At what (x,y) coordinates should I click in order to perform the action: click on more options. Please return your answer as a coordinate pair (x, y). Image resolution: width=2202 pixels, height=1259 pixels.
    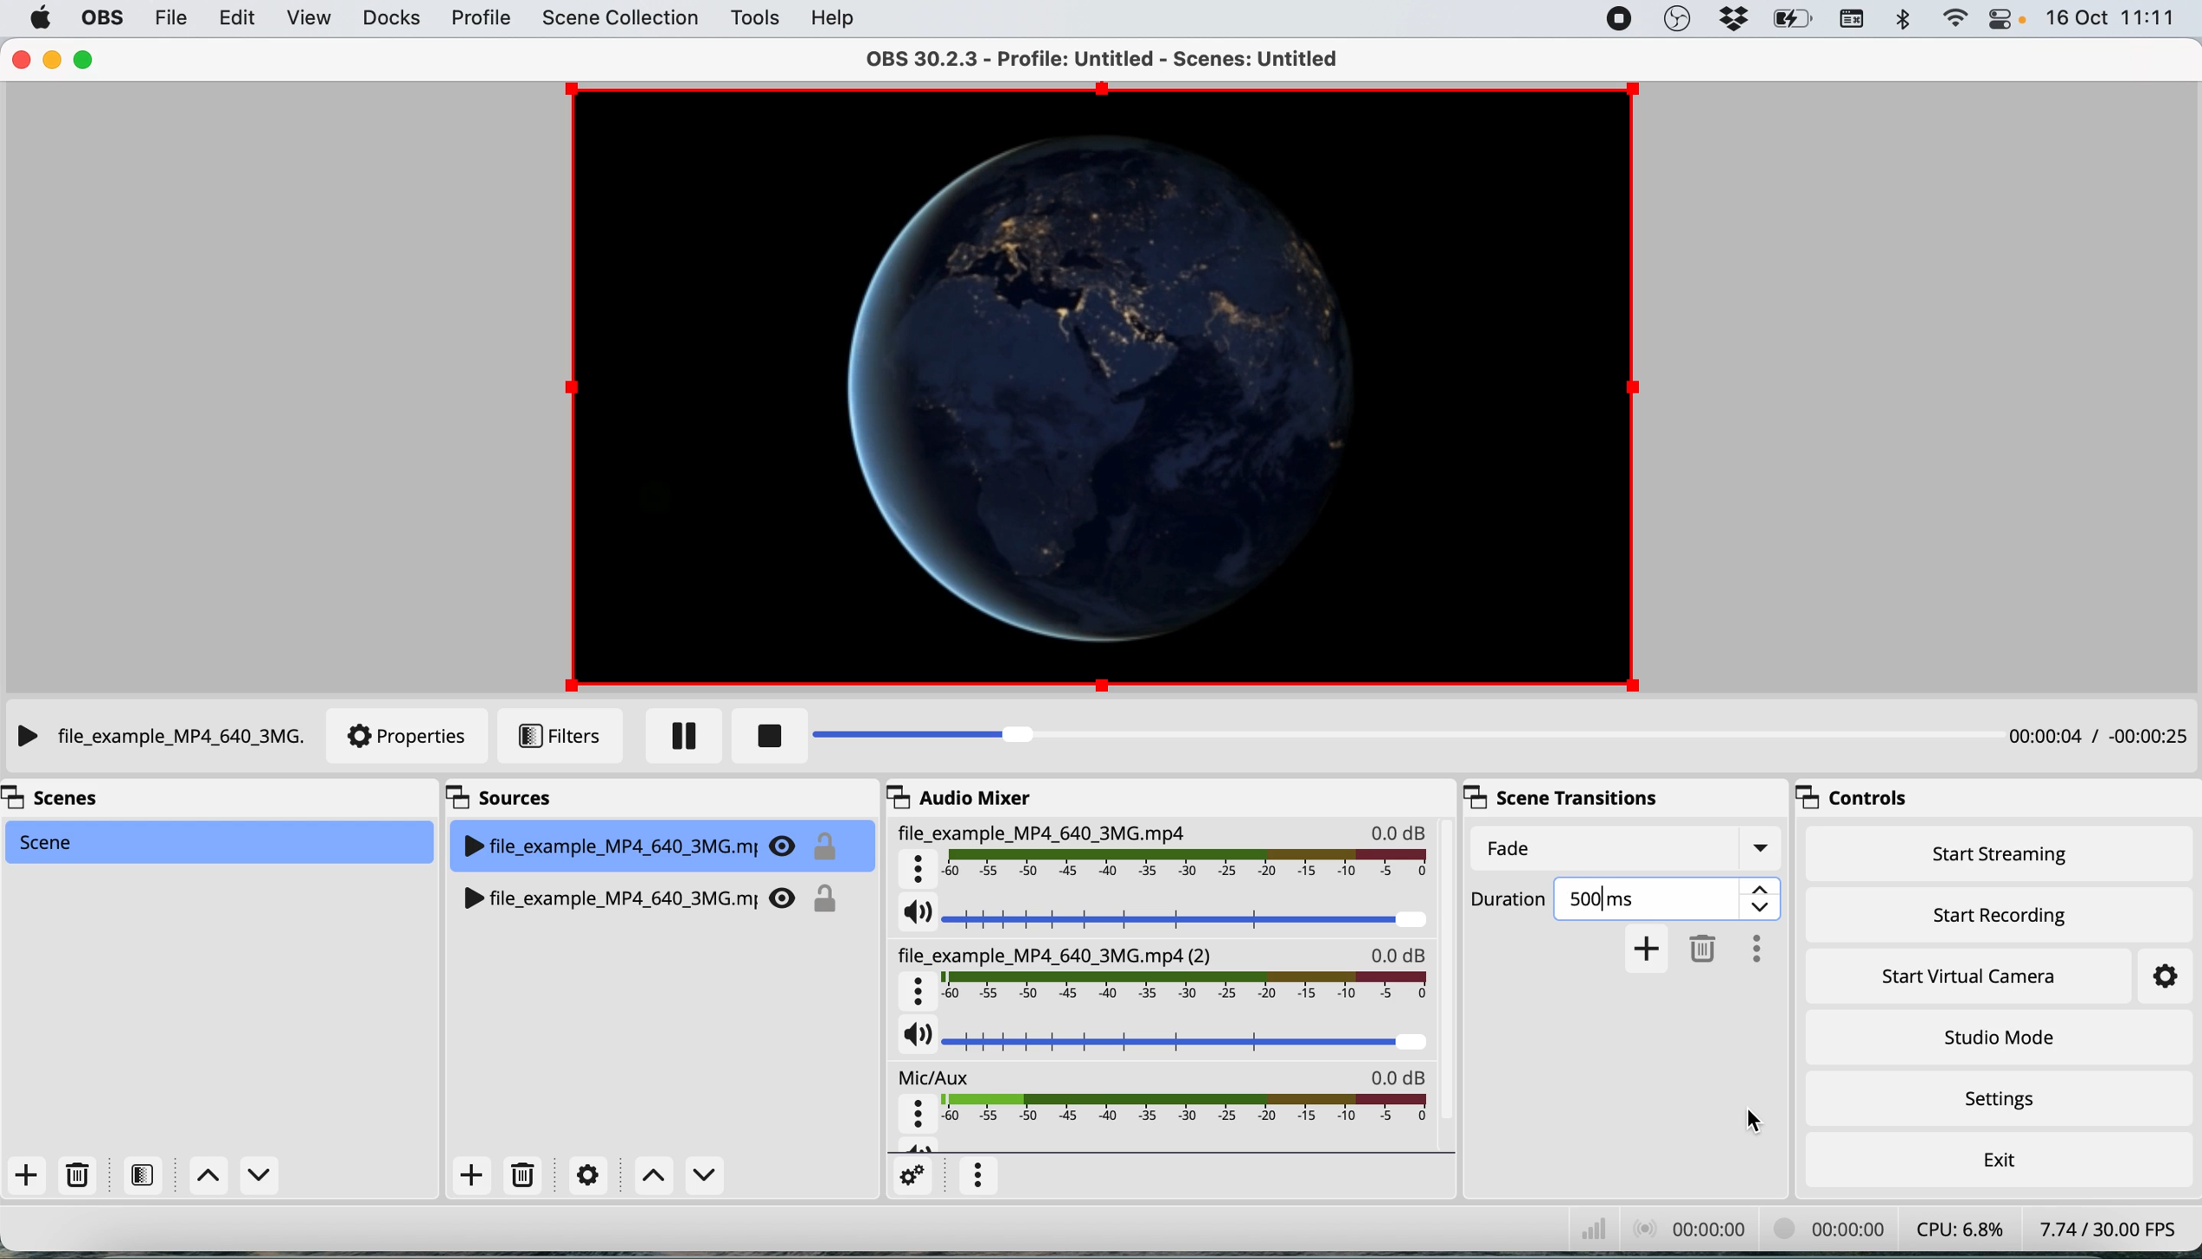
    Looking at the image, I should click on (1752, 948).